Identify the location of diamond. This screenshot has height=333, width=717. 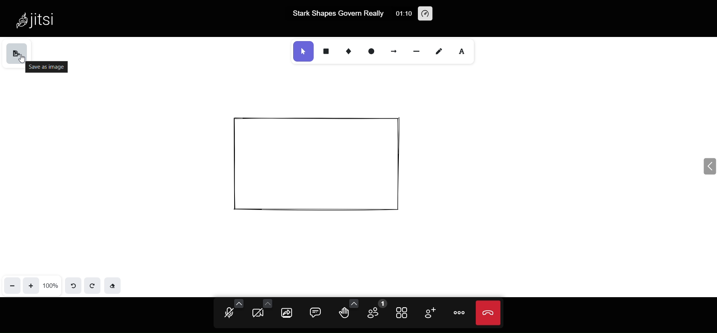
(350, 52).